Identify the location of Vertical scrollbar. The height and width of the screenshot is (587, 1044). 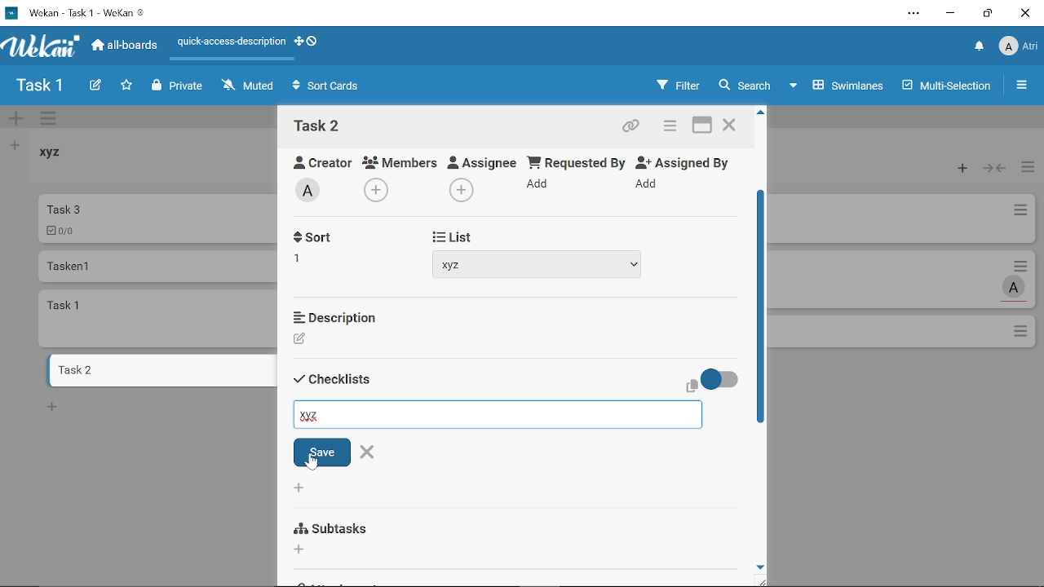
(763, 309).